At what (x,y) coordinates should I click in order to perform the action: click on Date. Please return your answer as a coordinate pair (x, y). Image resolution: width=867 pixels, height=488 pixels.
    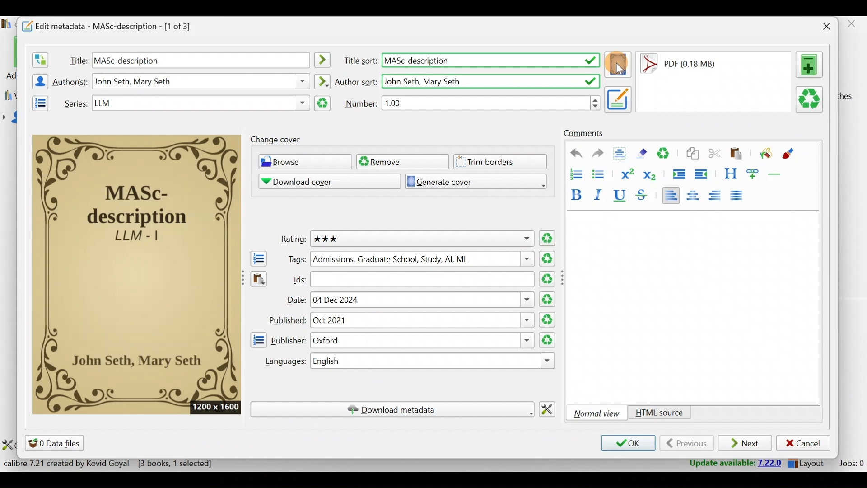
    Looking at the image, I should click on (295, 301).